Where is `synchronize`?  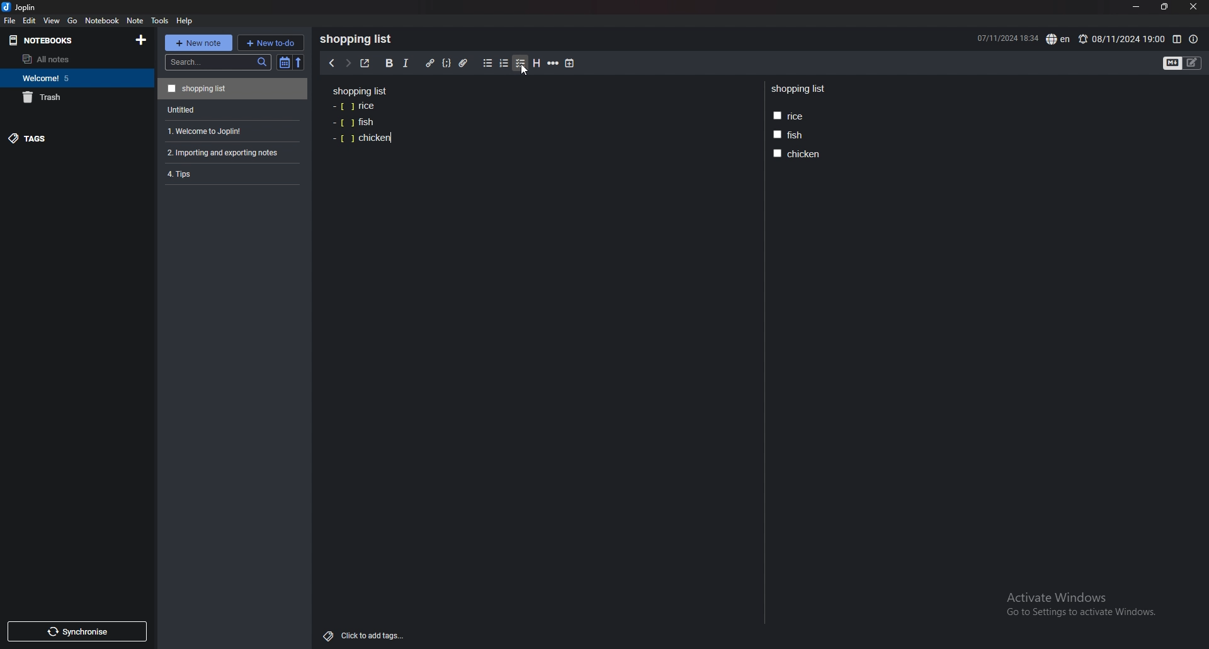 synchronize is located at coordinates (76, 631).